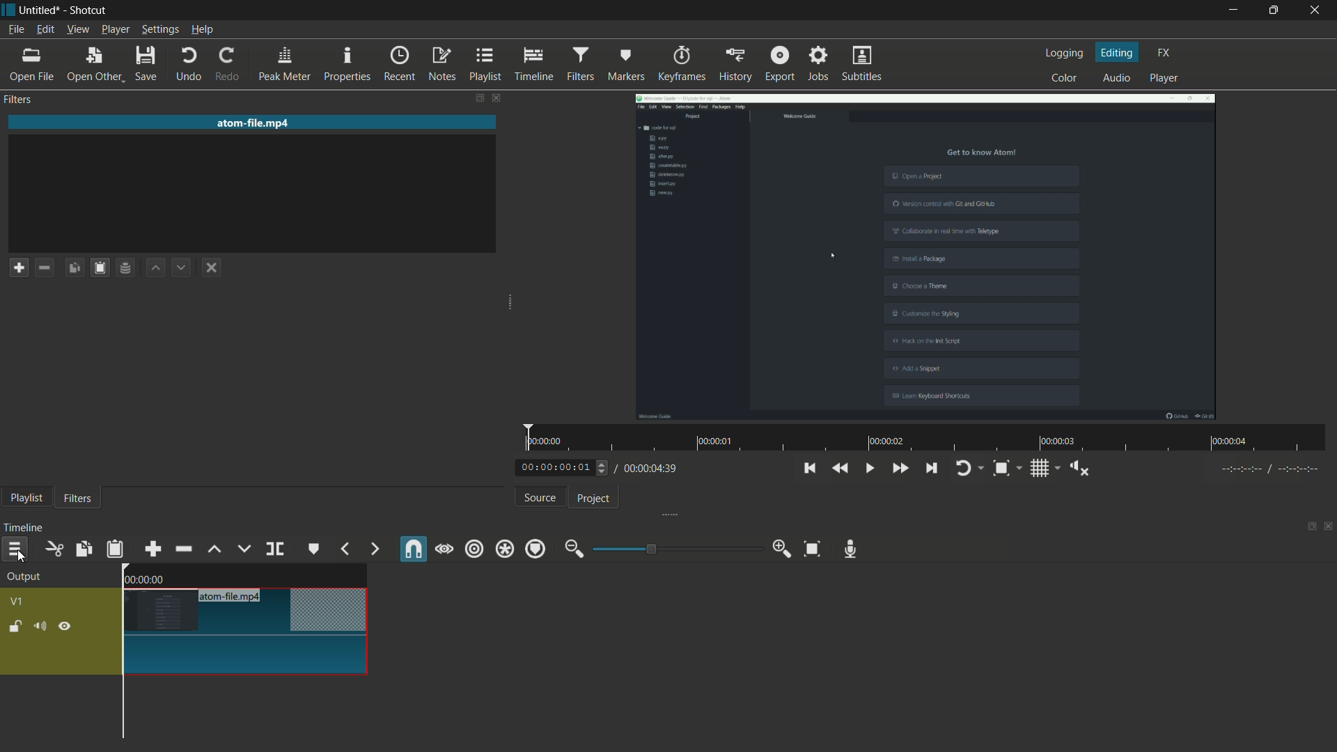  What do you see at coordinates (868, 468) in the screenshot?
I see `toggle play or pause` at bounding box center [868, 468].